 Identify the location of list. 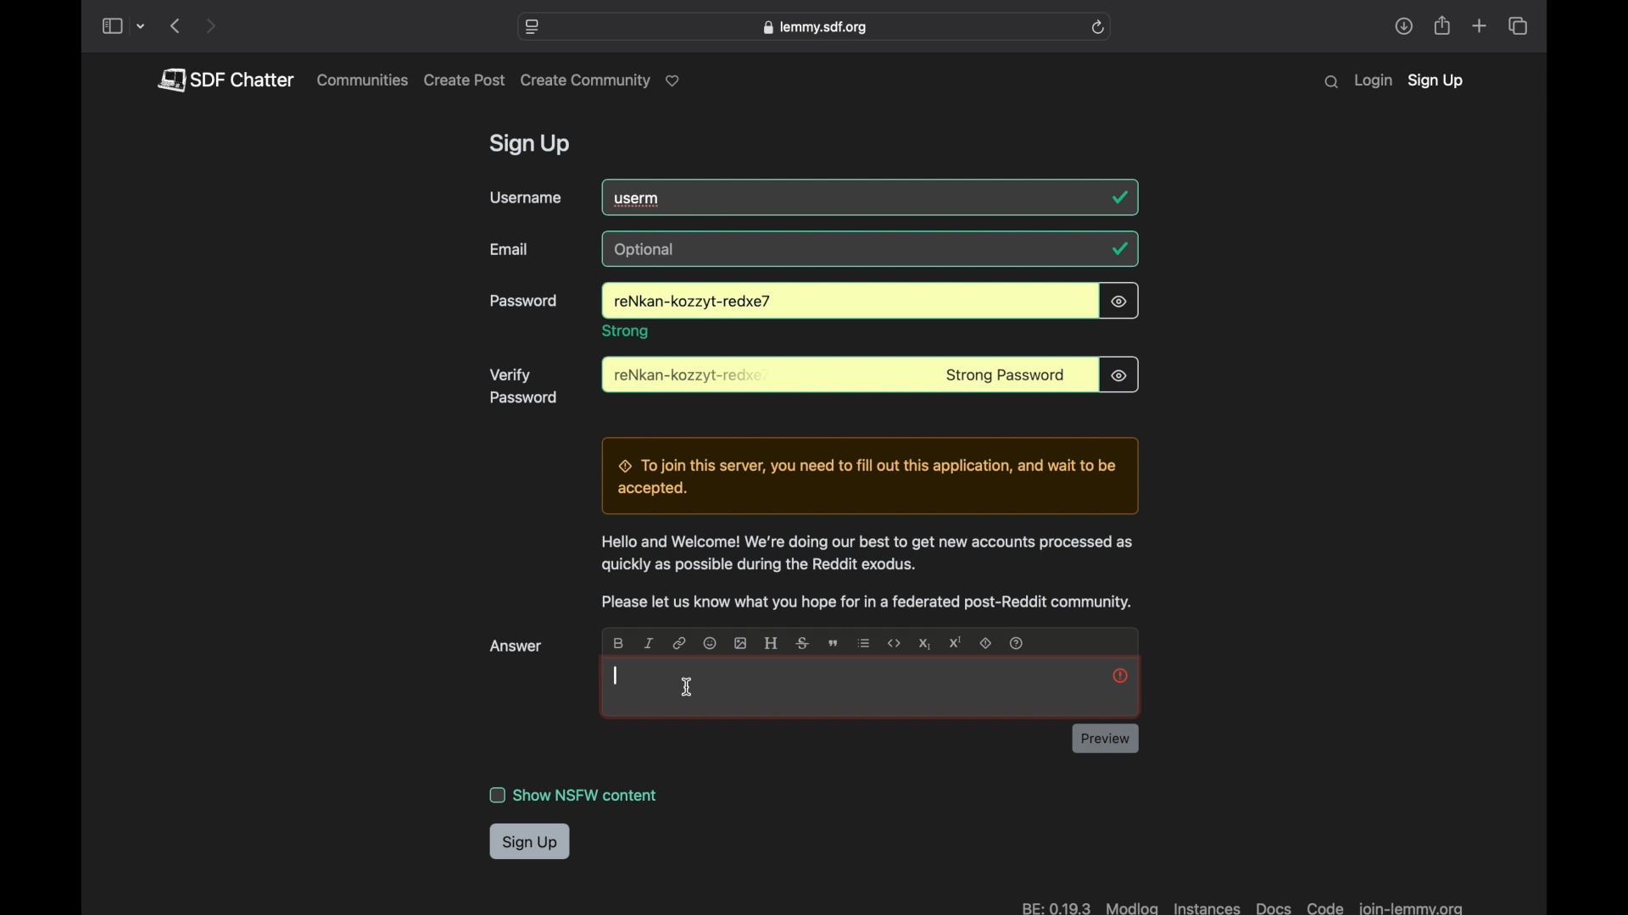
(864, 643).